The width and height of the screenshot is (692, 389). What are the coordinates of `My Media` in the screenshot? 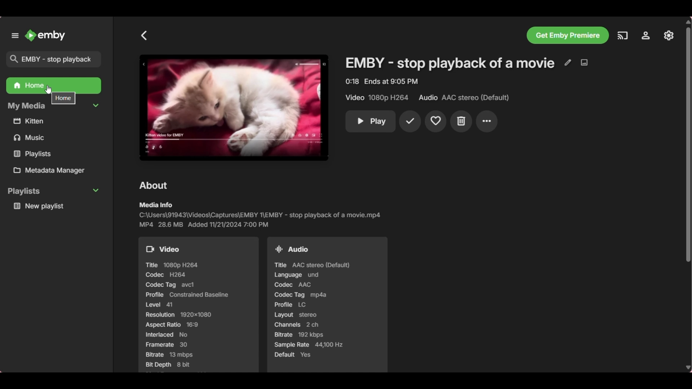 It's located at (53, 106).